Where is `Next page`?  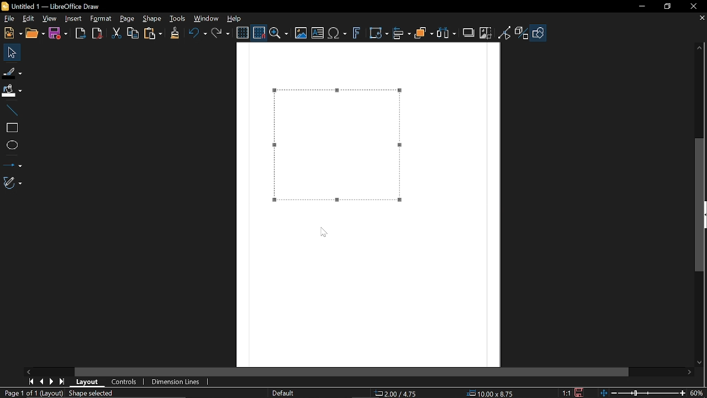
Next page is located at coordinates (54, 381).